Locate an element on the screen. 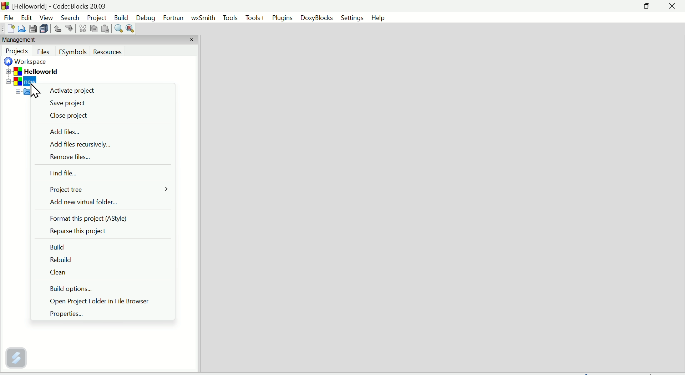  Project 3 is located at coordinates (64, 189).